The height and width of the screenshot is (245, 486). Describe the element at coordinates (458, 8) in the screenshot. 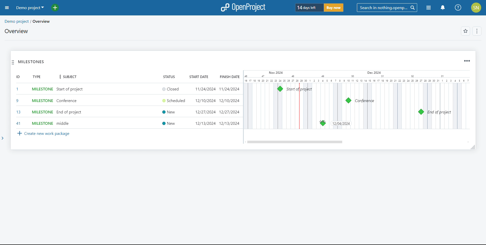

I see `help` at that location.